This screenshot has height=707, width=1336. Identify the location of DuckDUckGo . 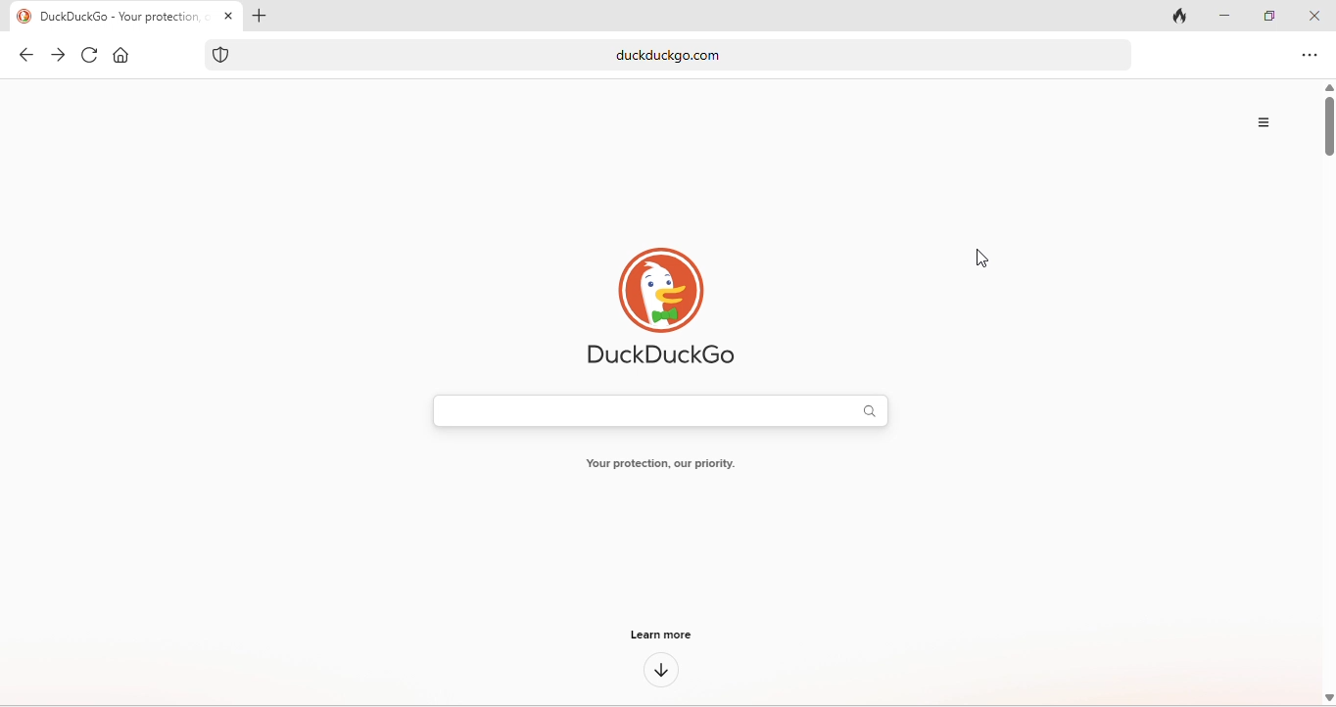
(118, 17).